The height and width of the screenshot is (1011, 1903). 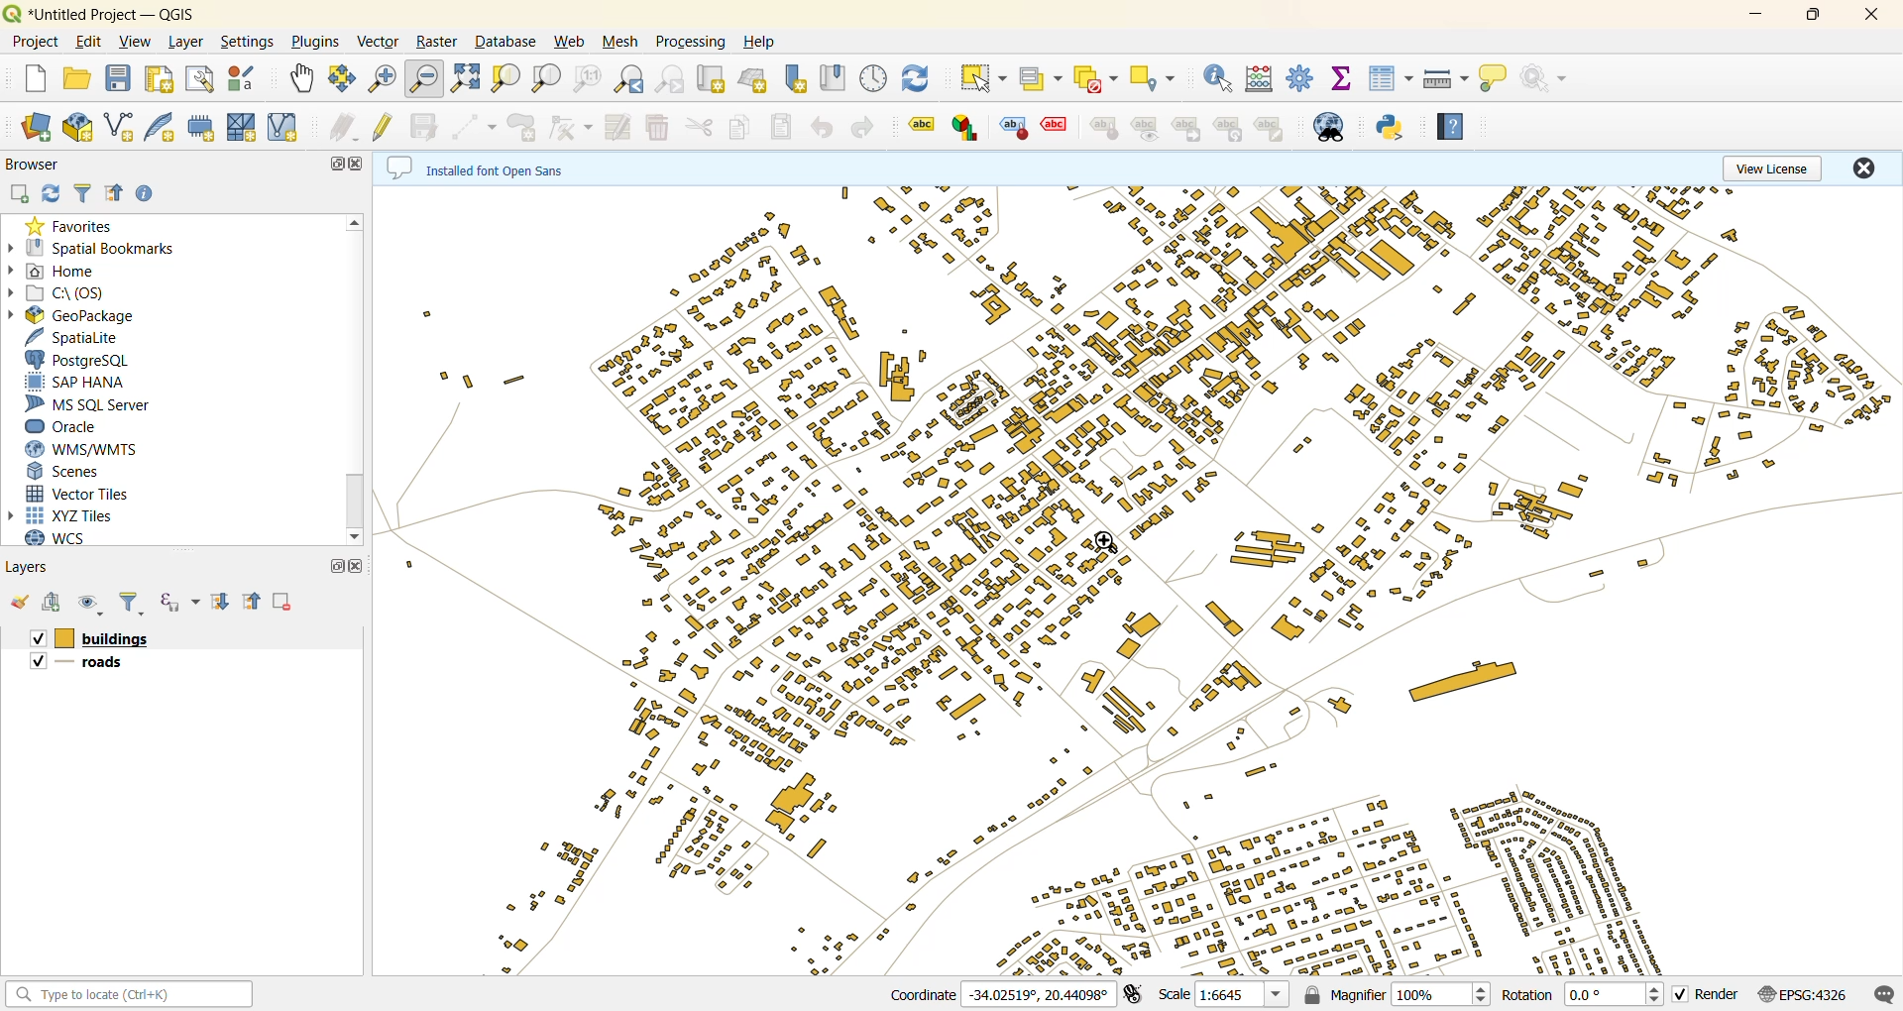 What do you see at coordinates (1187, 130) in the screenshot?
I see `label` at bounding box center [1187, 130].